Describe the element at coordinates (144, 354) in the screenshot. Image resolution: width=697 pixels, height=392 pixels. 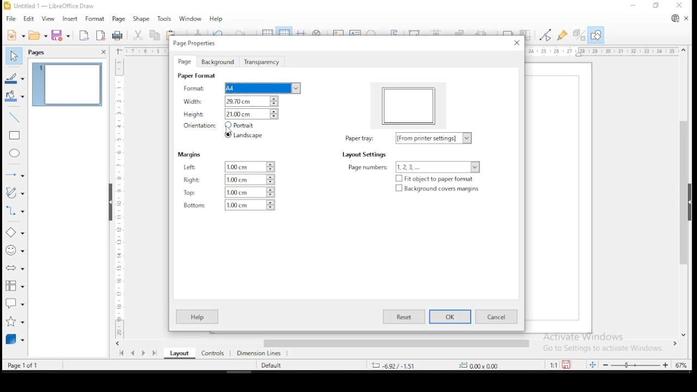
I see `next page` at that location.